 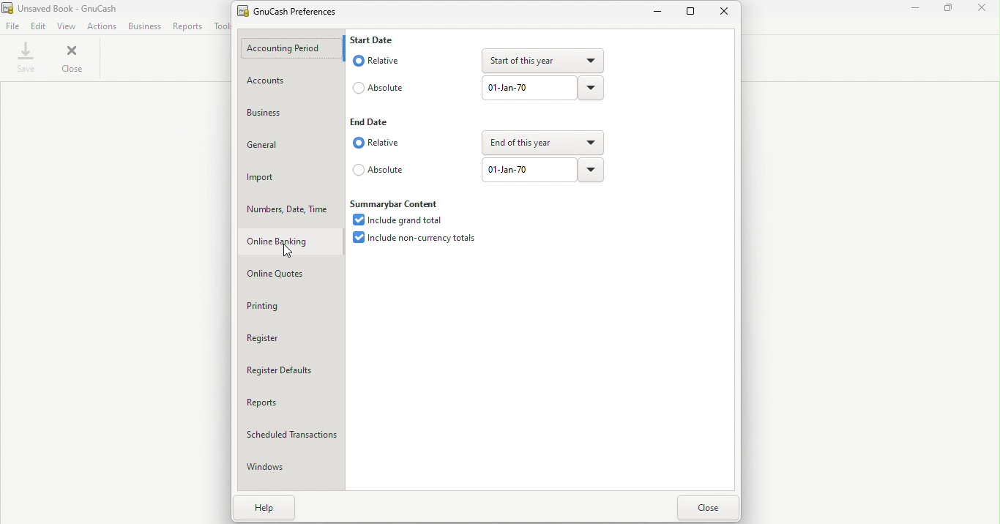 What do you see at coordinates (65, 25) in the screenshot?
I see `View` at bounding box center [65, 25].